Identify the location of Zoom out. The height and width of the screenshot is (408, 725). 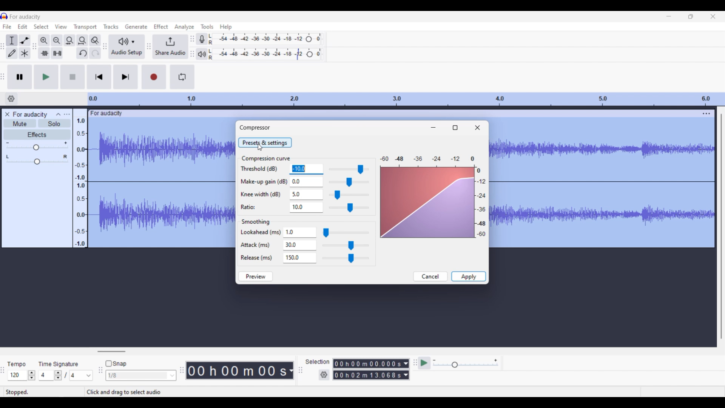
(57, 40).